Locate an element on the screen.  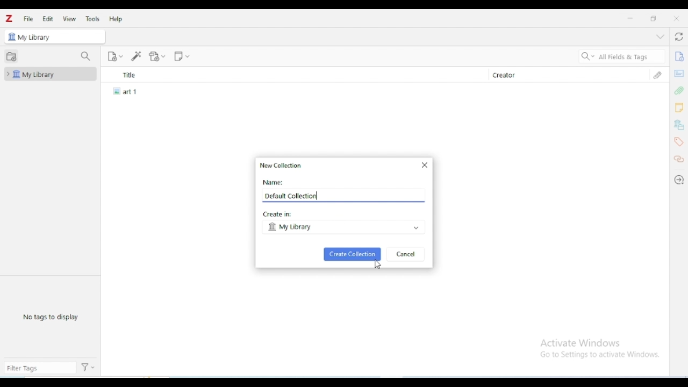
icon is located at coordinates (11, 37).